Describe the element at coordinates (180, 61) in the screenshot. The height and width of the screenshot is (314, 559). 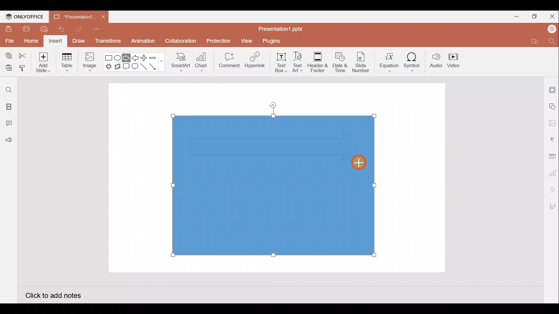
I see `SmartArt` at that location.